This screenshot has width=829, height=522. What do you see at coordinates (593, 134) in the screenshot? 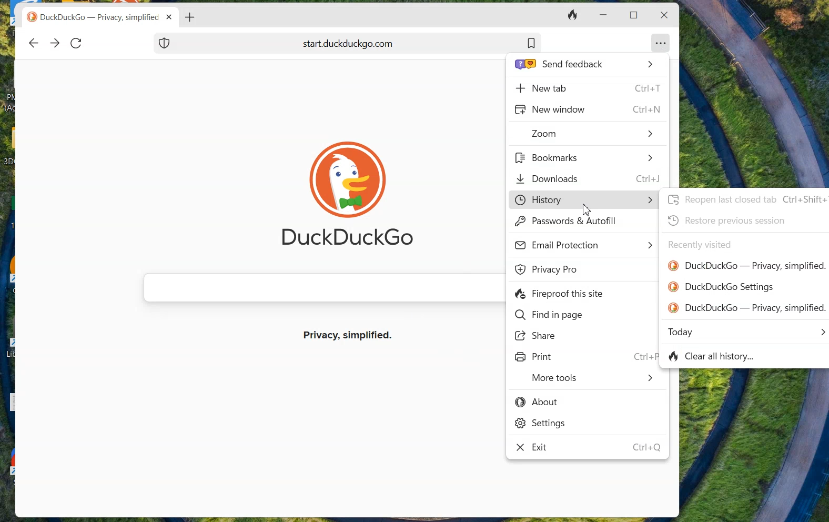
I see `Zoom` at bounding box center [593, 134].